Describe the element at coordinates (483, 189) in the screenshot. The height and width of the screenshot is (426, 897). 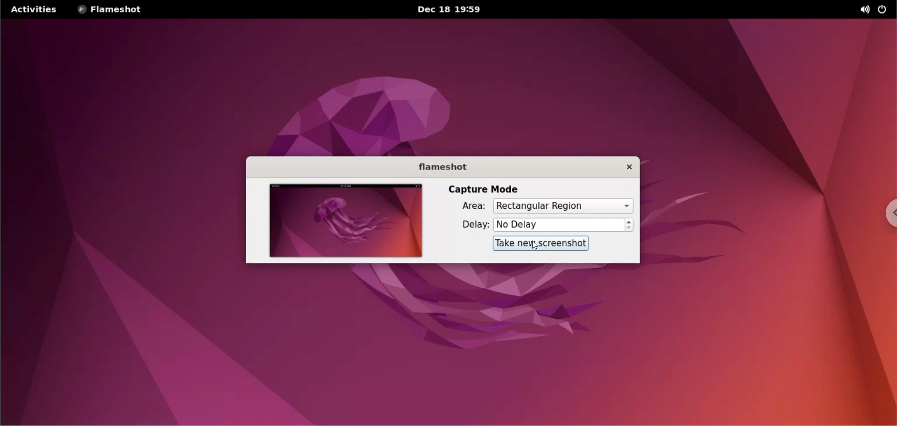
I see `capture mode label` at that location.